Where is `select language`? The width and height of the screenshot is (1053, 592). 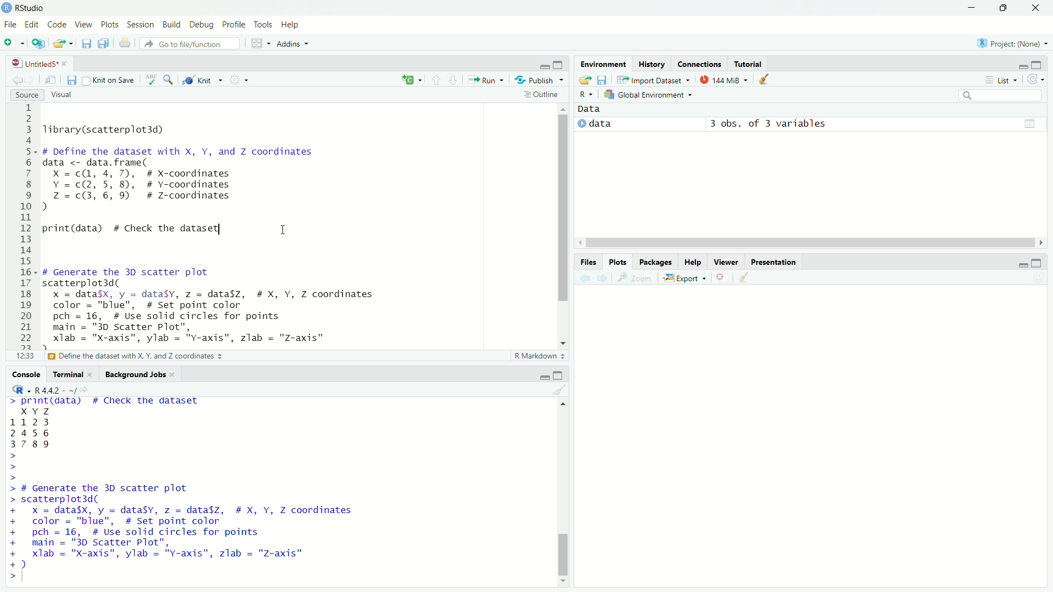 select language is located at coordinates (585, 94).